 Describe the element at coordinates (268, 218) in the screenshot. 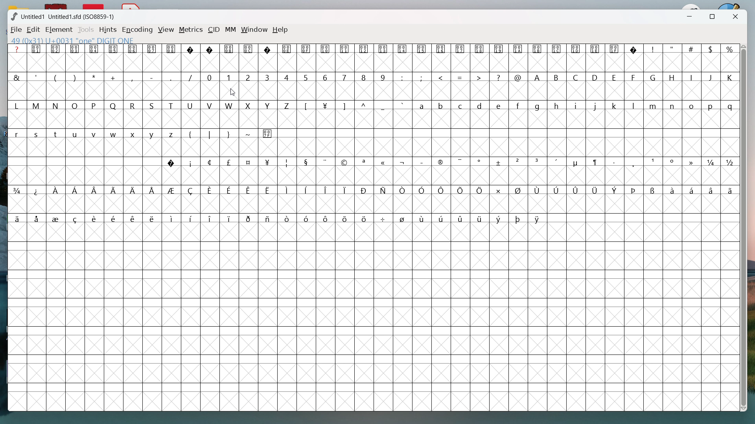

I see `symbol` at that location.